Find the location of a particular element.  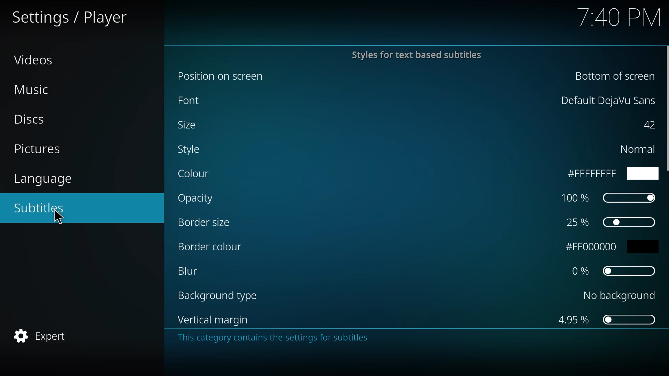

videos is located at coordinates (36, 61).